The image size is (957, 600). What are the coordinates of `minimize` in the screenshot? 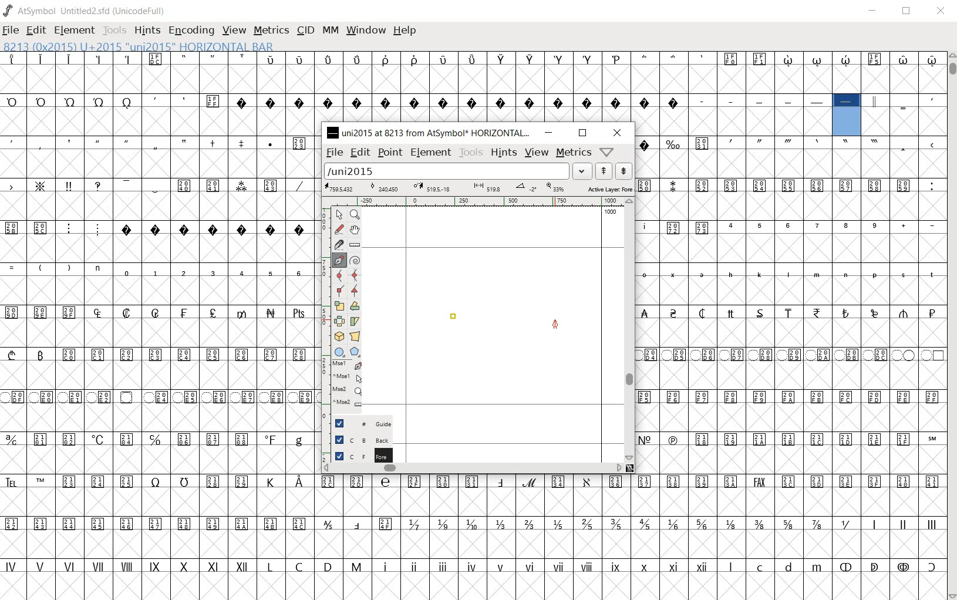 It's located at (550, 133).